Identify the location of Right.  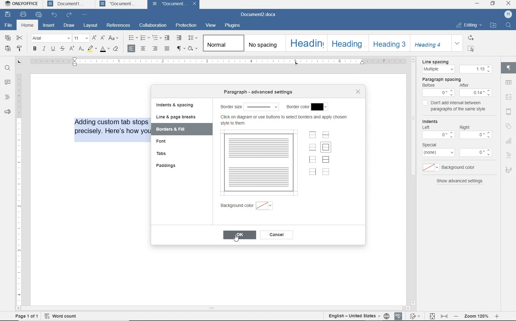
(467, 127).